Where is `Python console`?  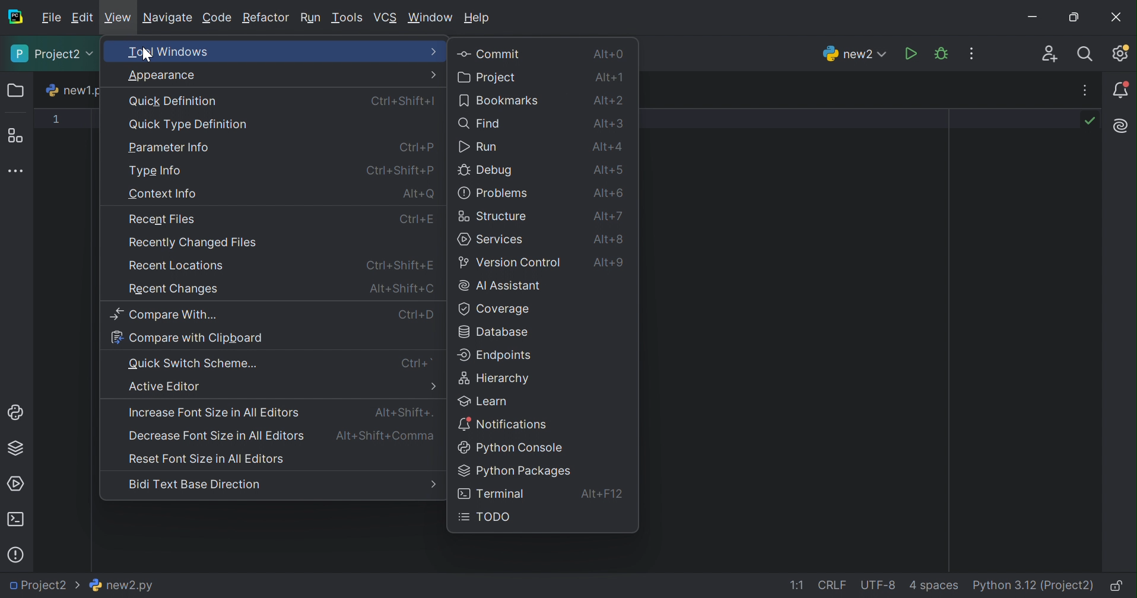
Python console is located at coordinates (513, 447).